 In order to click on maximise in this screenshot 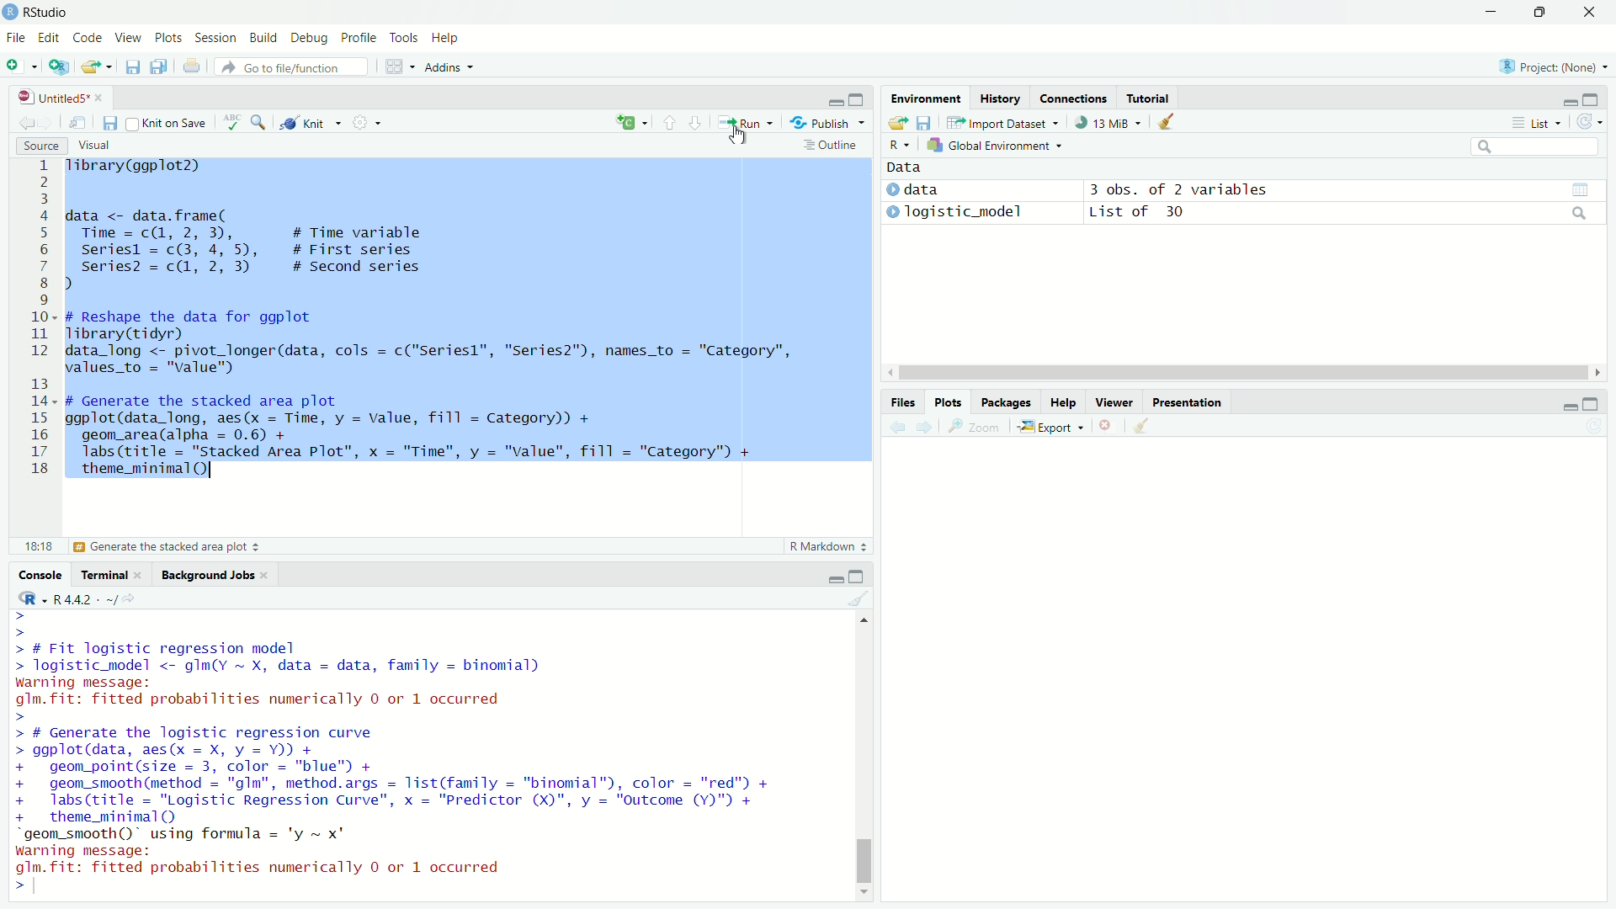, I will do `click(861, 577)`.